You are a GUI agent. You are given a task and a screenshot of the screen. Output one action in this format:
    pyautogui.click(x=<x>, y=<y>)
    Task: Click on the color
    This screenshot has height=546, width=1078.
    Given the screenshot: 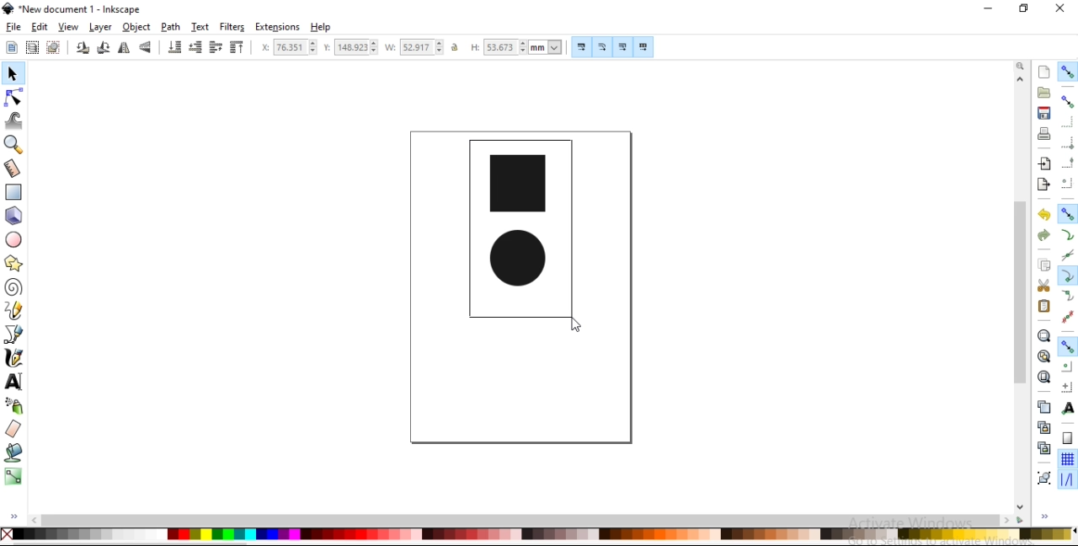 What is the action you would take?
    pyautogui.click(x=538, y=534)
    